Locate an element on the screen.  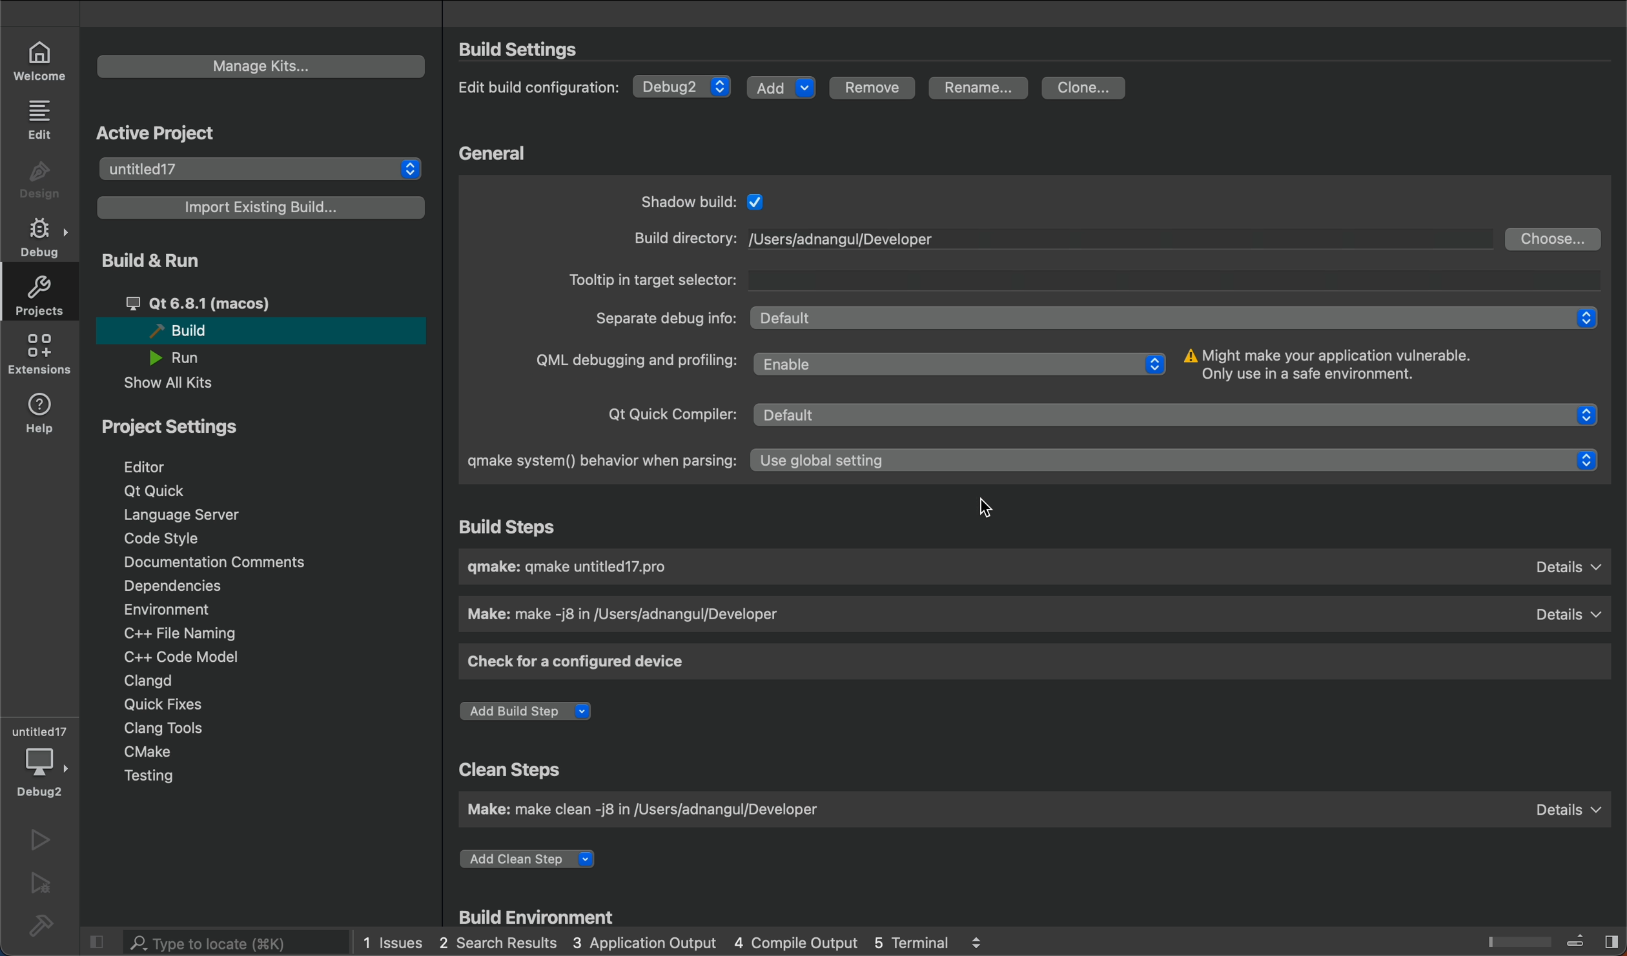
qt quick compiler is located at coordinates (657, 420).